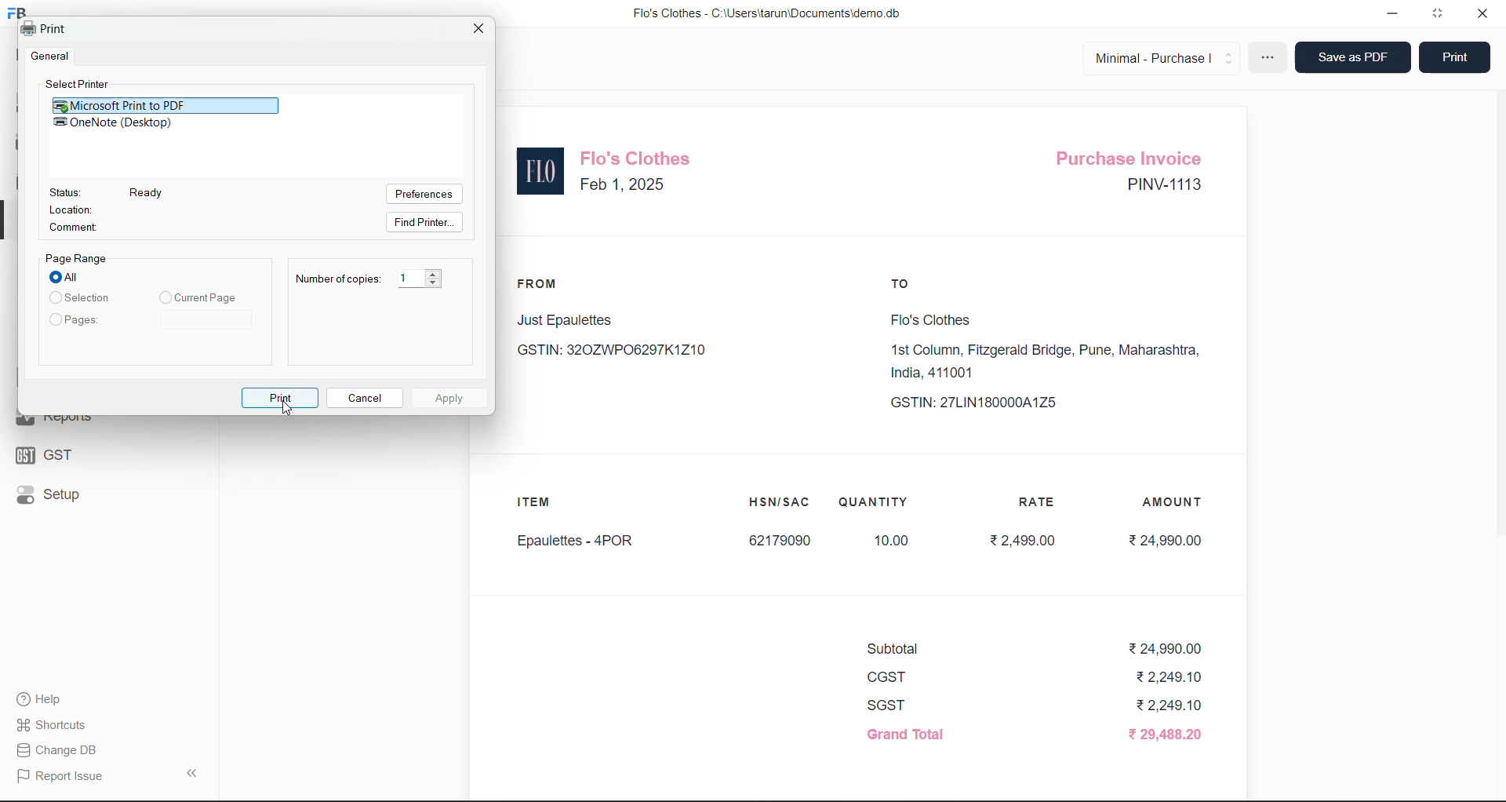 This screenshot has width=1506, height=802. Describe the element at coordinates (1439, 13) in the screenshot. I see `window mode` at that location.